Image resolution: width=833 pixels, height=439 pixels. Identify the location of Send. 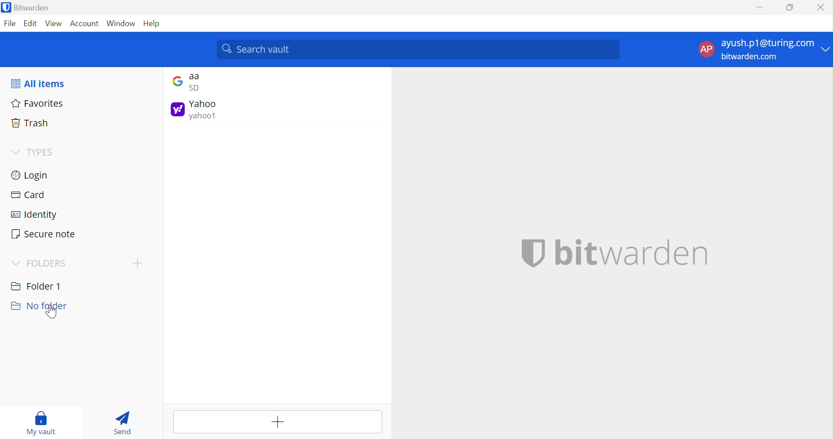
(122, 421).